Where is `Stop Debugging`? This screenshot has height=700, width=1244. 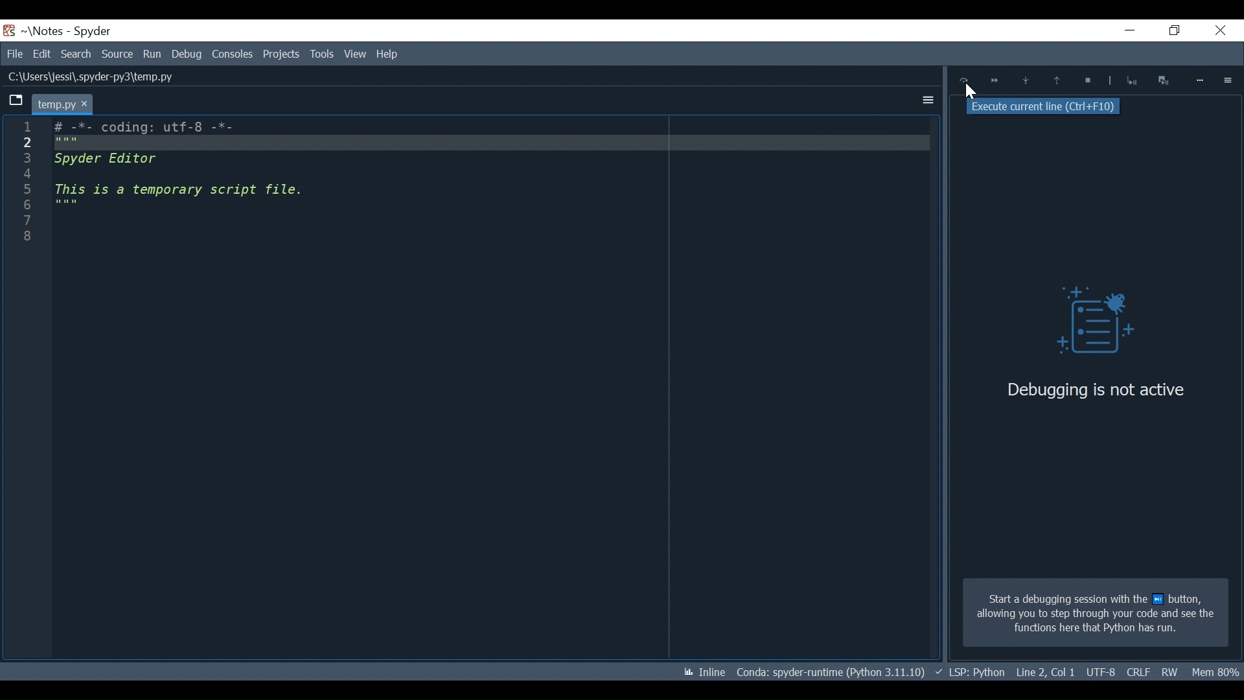
Stop Debugging is located at coordinates (1085, 82).